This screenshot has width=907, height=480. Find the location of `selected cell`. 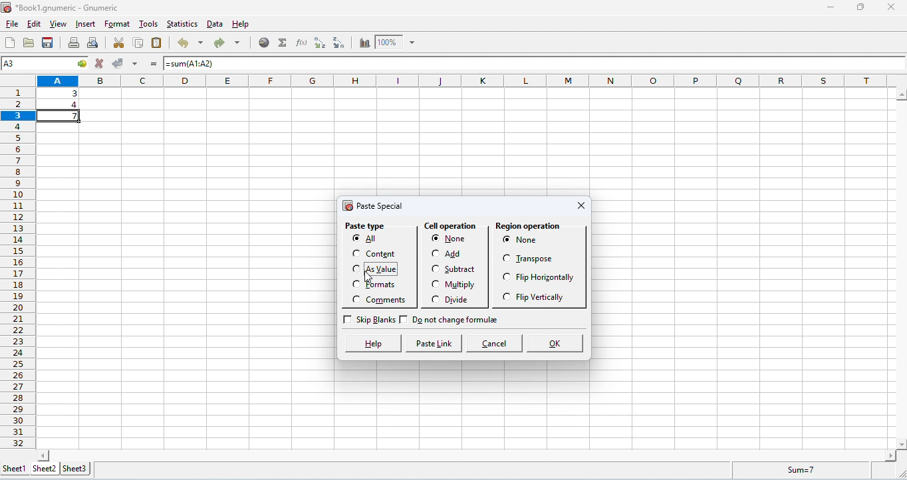

selected cell is located at coordinates (45, 64).